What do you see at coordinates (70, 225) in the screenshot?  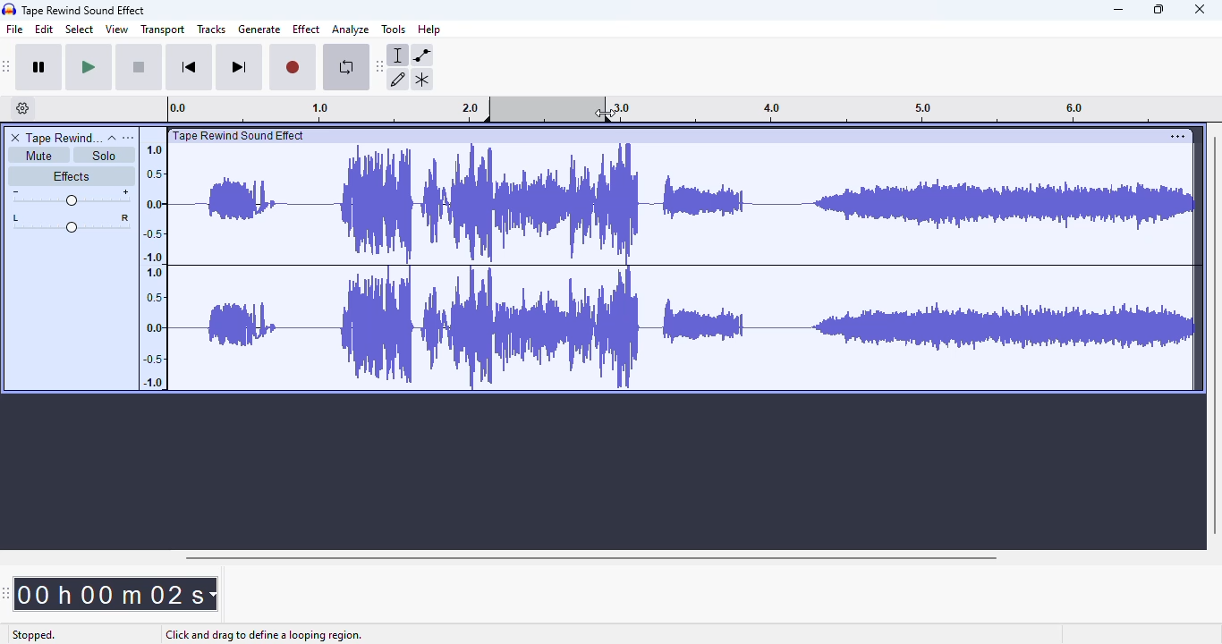 I see `pan` at bounding box center [70, 225].